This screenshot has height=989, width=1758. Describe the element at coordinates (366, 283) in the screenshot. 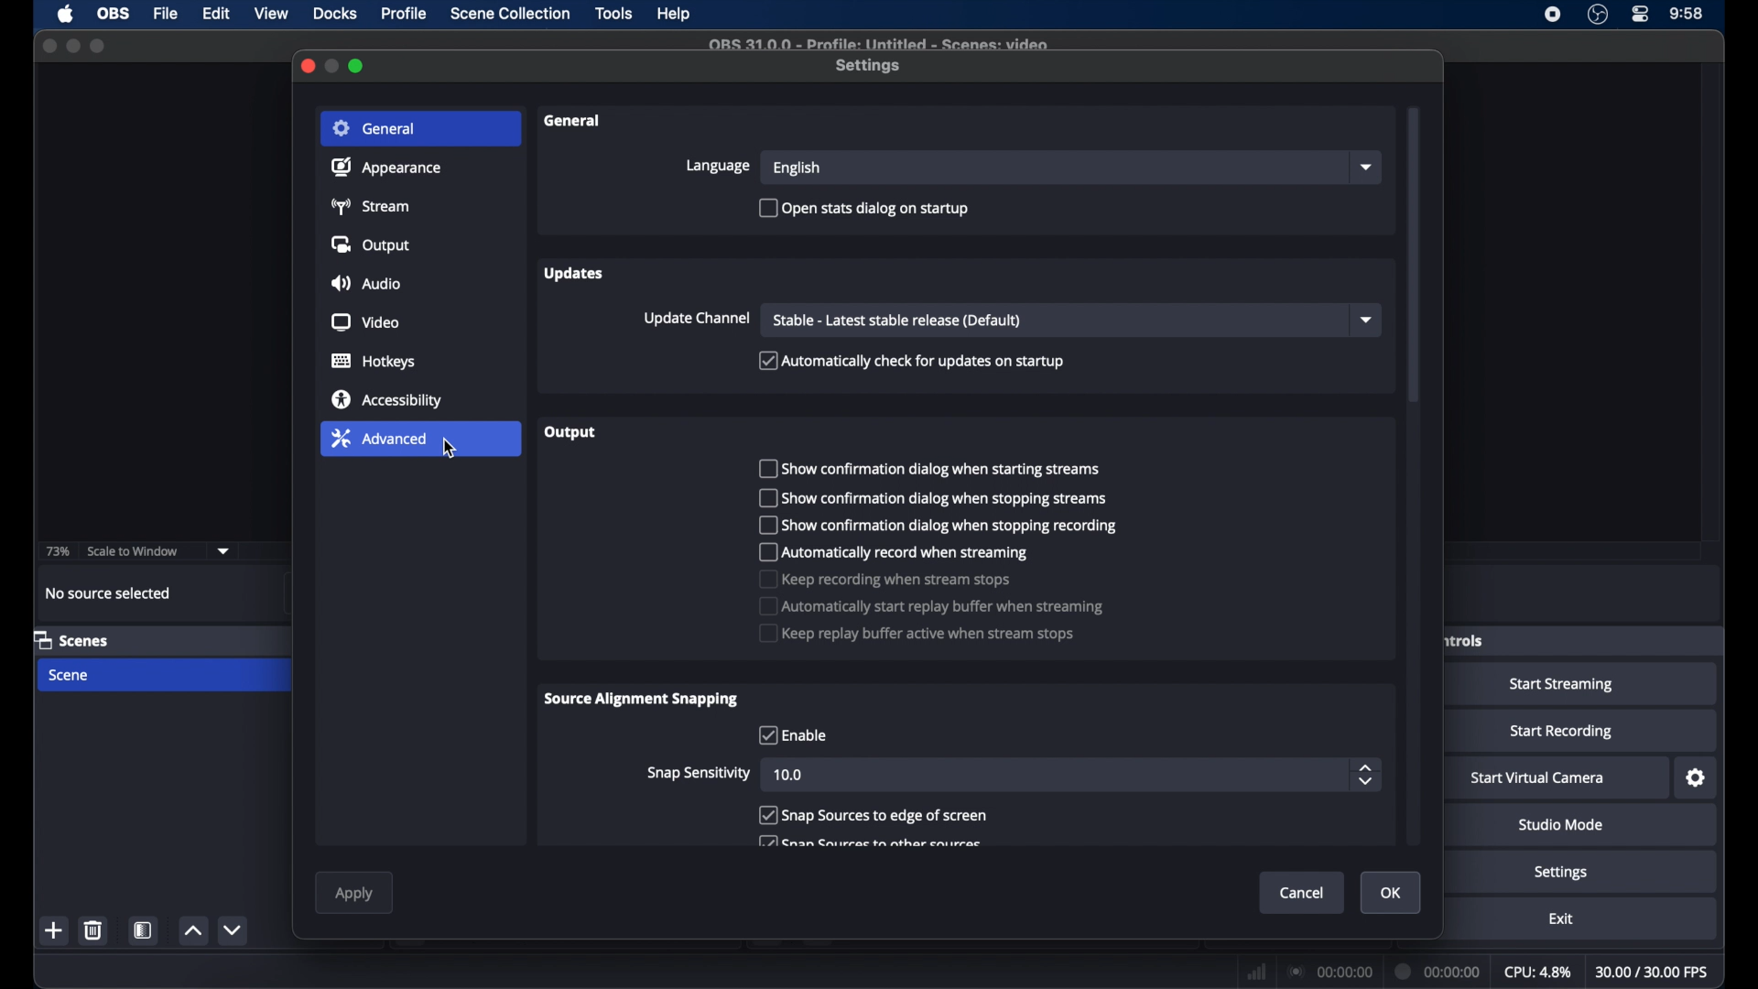

I see `audio` at that location.